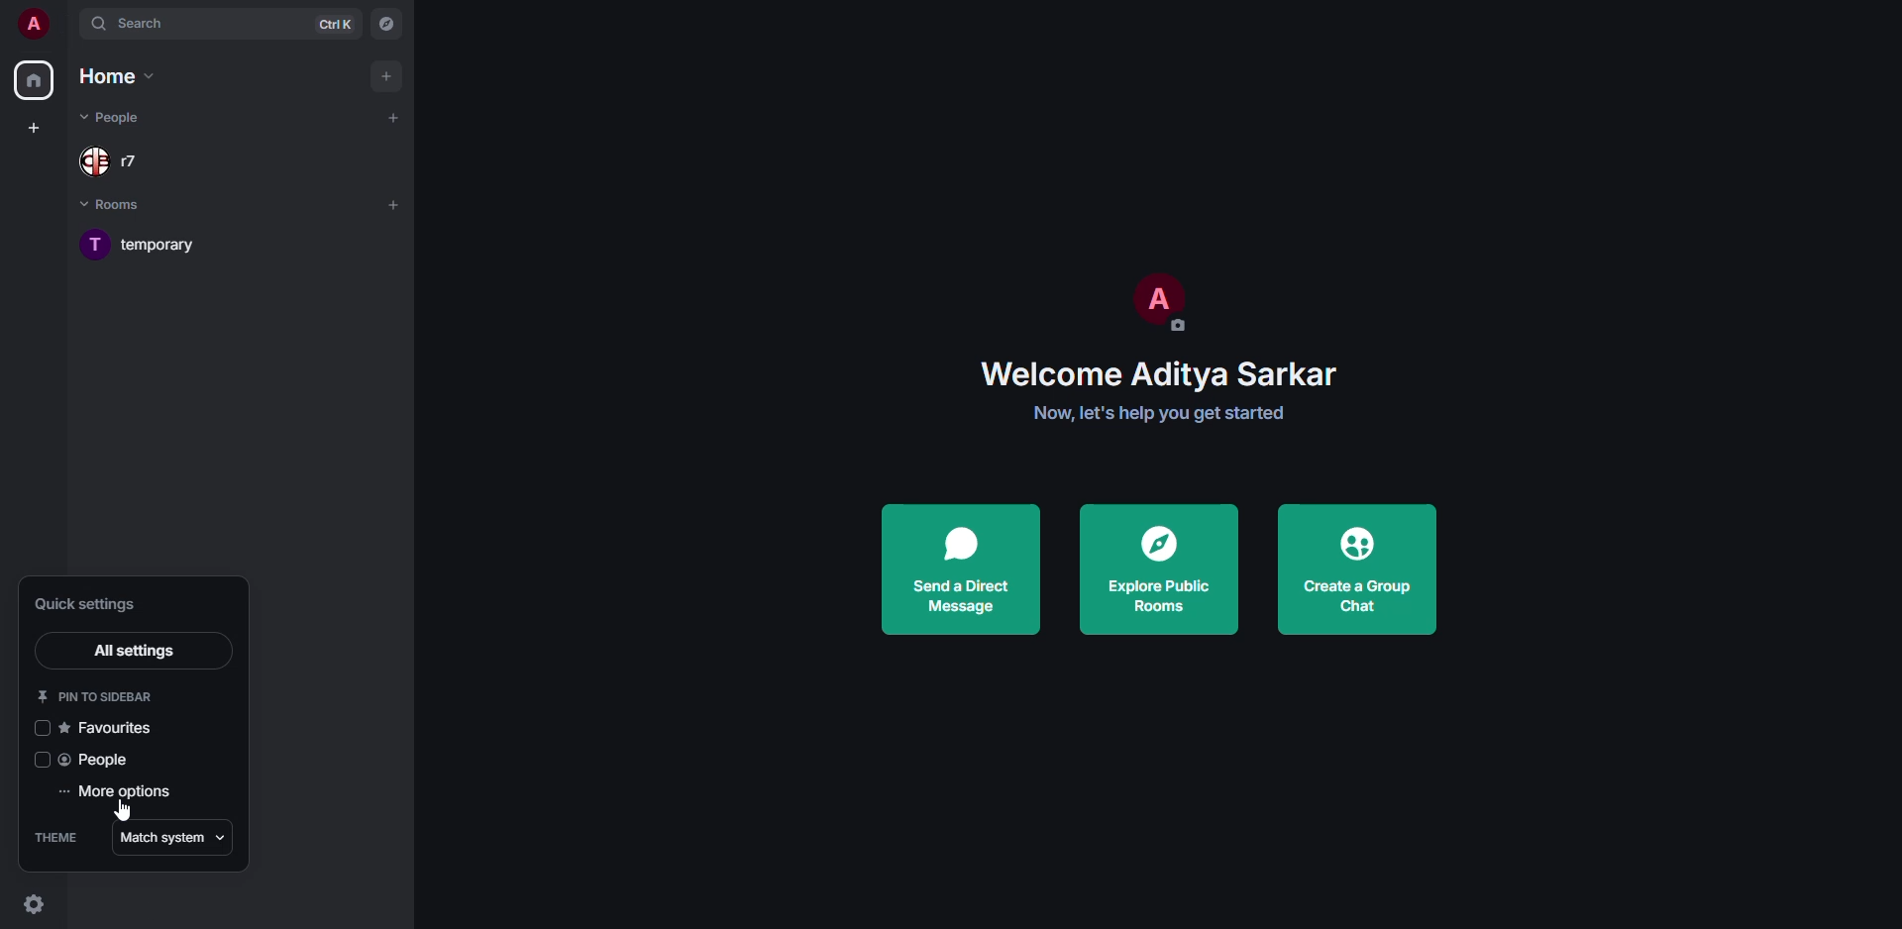 This screenshot has width=1902, height=929. Describe the element at coordinates (117, 792) in the screenshot. I see `more options` at that location.